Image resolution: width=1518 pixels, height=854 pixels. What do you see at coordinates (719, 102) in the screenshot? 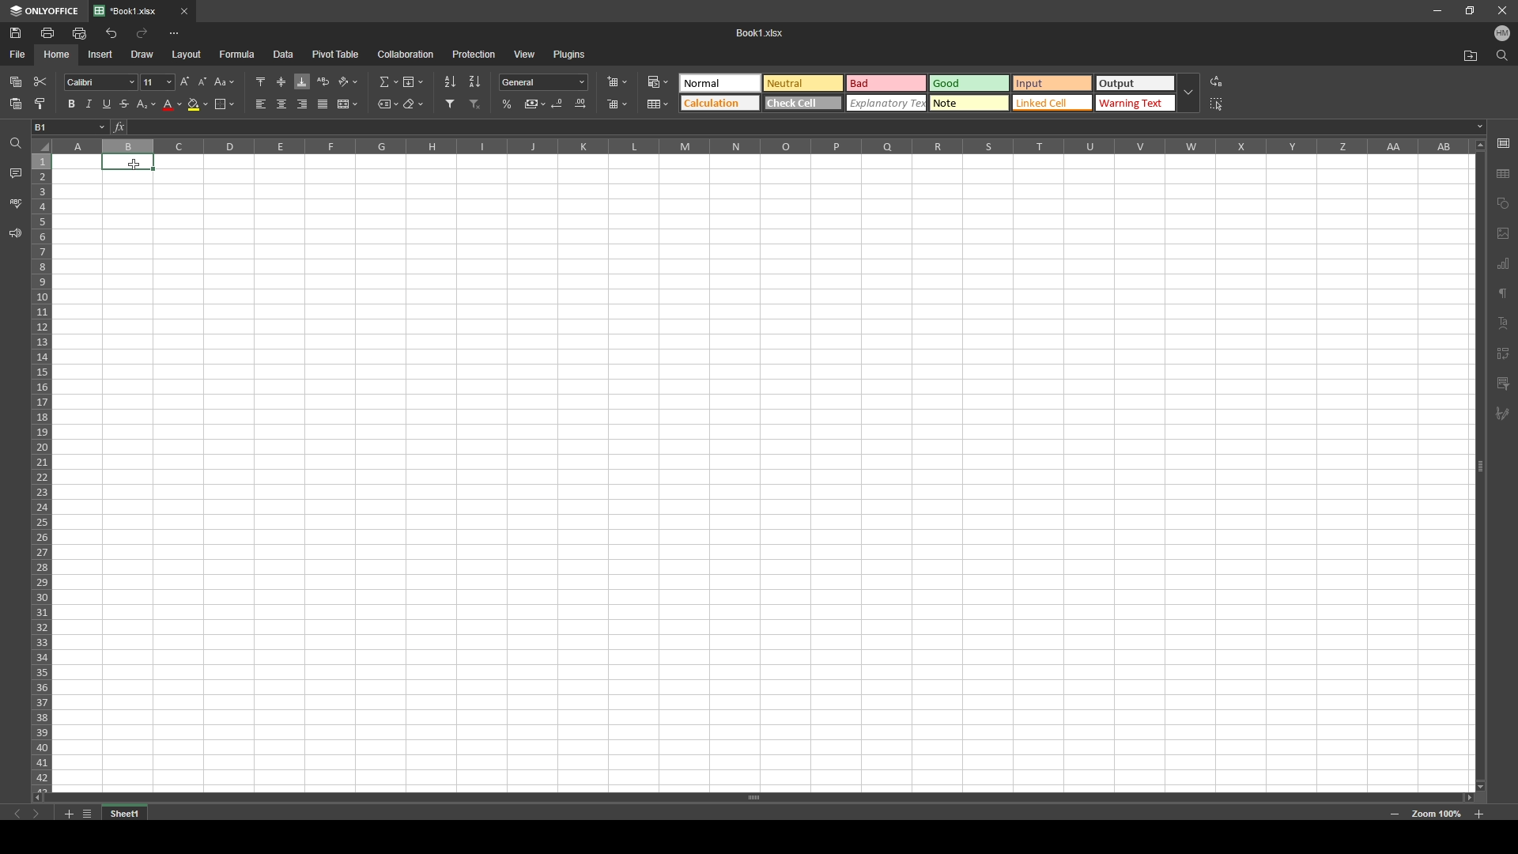
I see `Calculation` at bounding box center [719, 102].